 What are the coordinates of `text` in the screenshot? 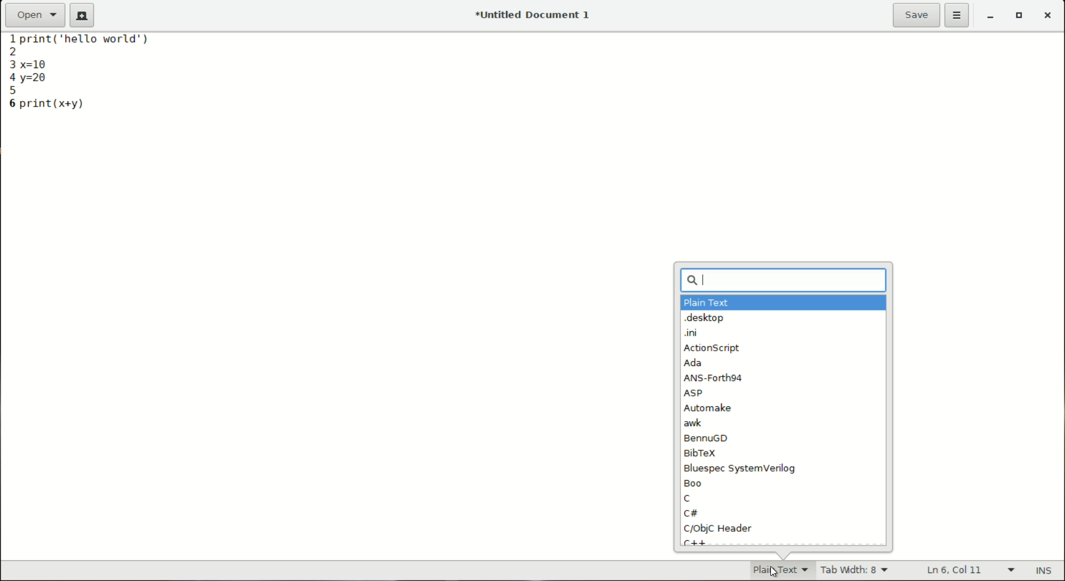 It's located at (93, 43).